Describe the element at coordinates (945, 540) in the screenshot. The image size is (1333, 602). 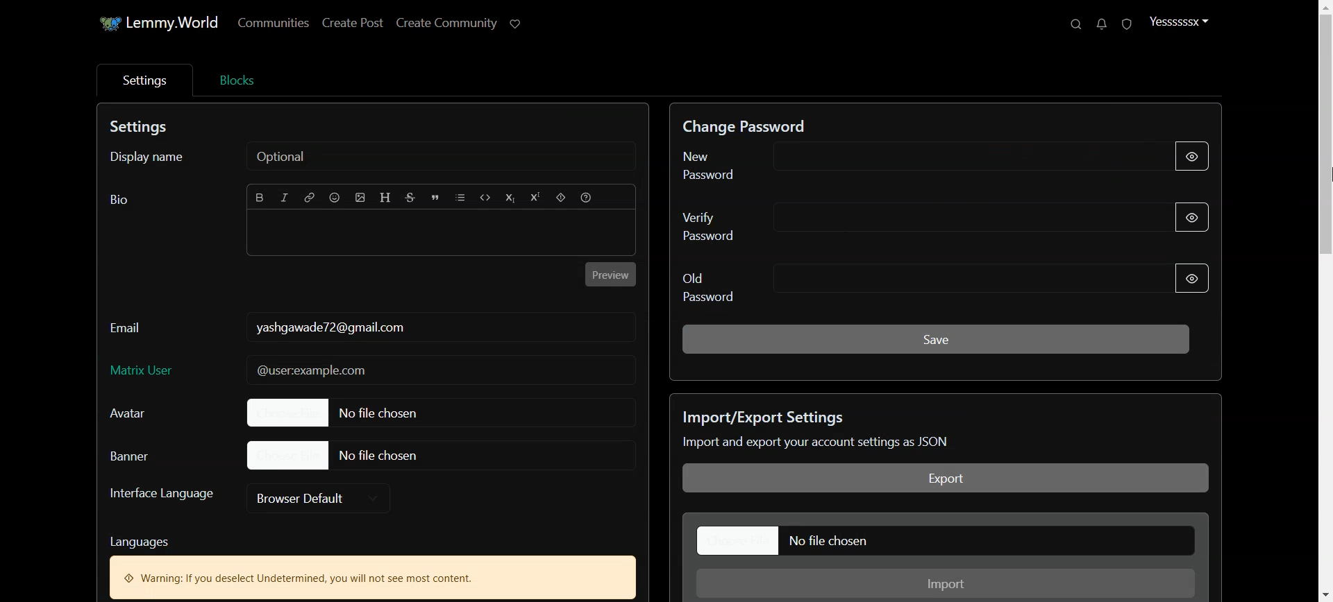
I see `File chosen` at that location.